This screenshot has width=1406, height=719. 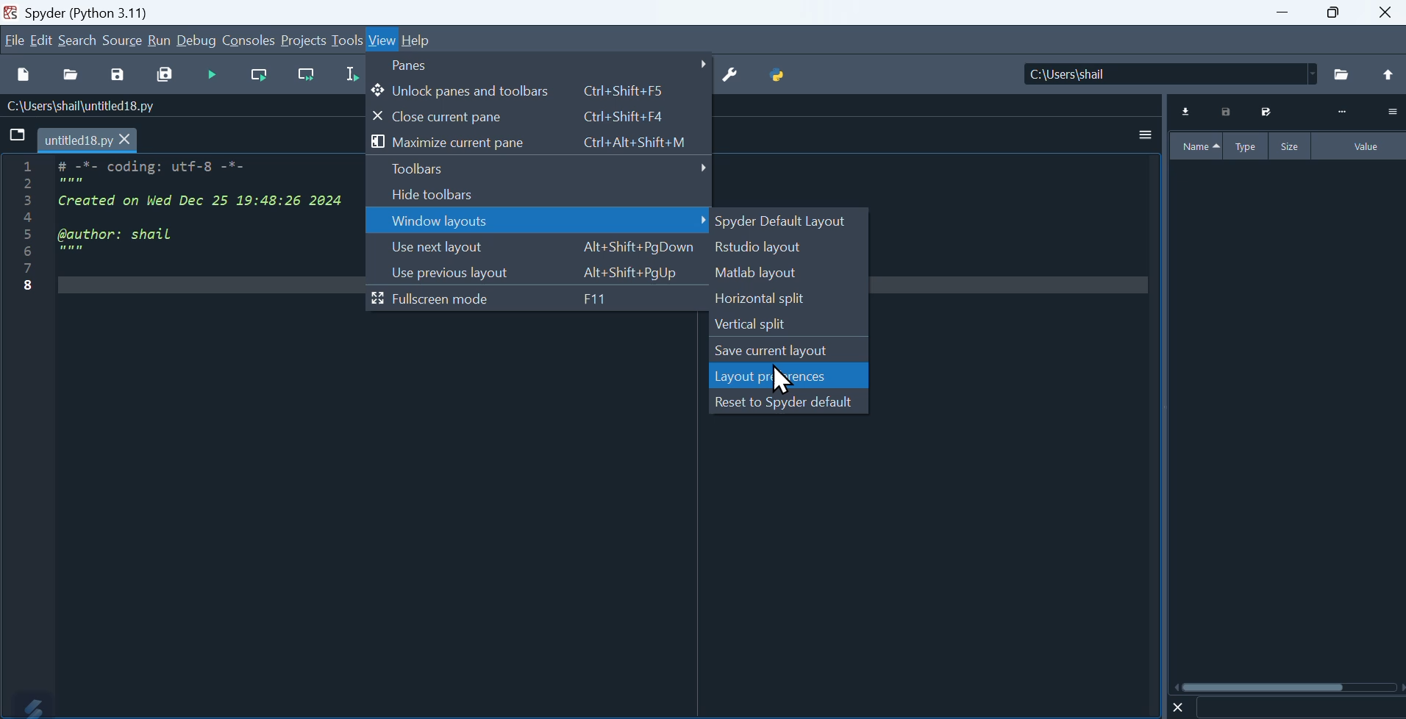 What do you see at coordinates (14, 40) in the screenshot?
I see `File` at bounding box center [14, 40].